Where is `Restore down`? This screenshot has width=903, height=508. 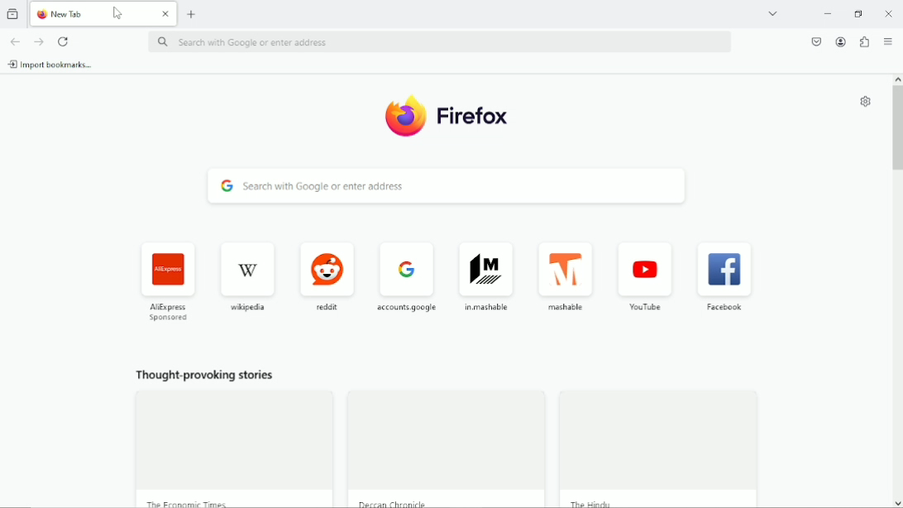
Restore down is located at coordinates (859, 15).